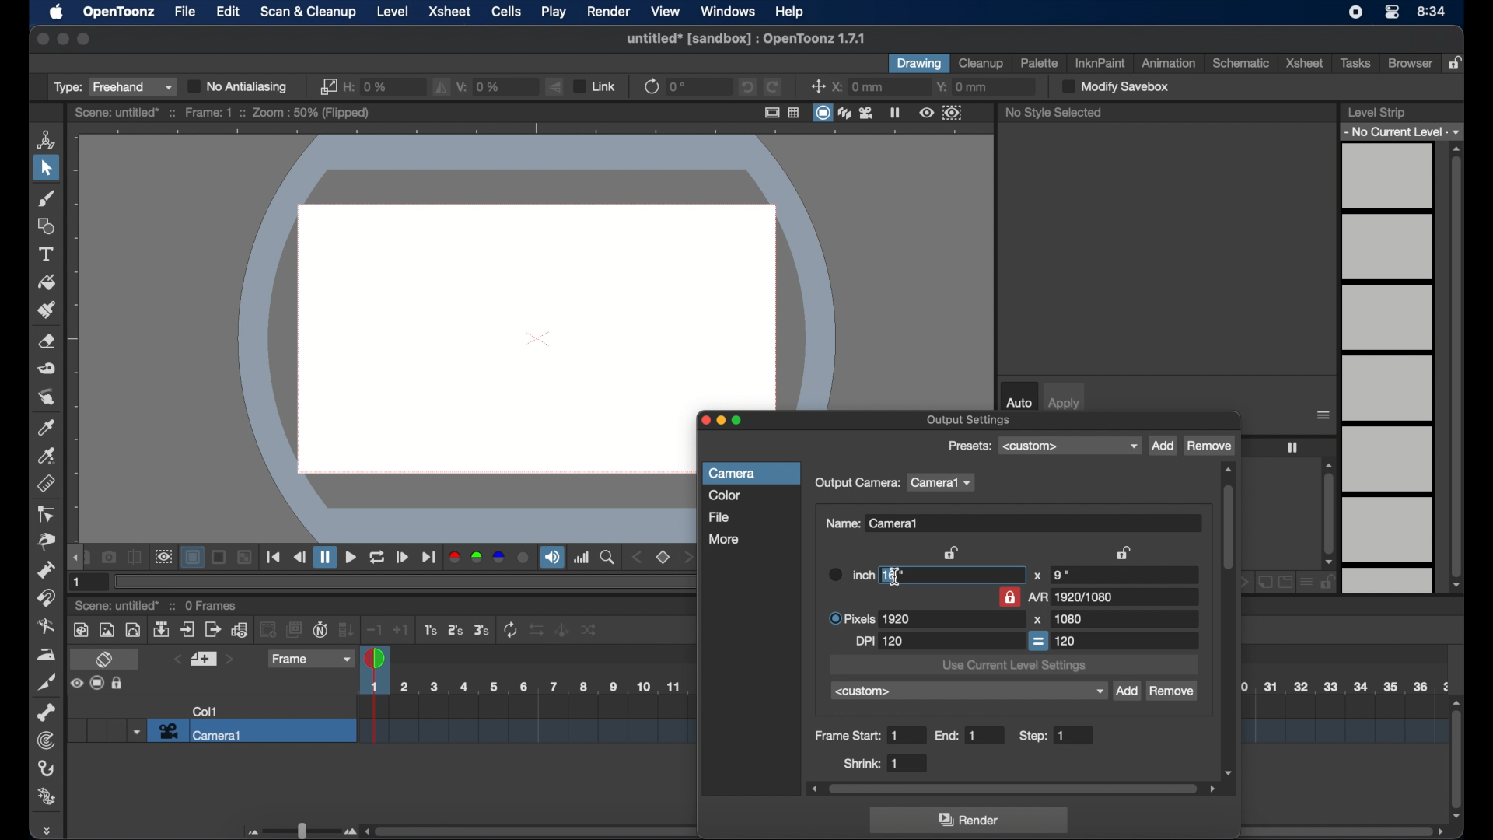 Image resolution: width=1493 pixels, height=840 pixels. I want to click on soundtrack, so click(552, 558).